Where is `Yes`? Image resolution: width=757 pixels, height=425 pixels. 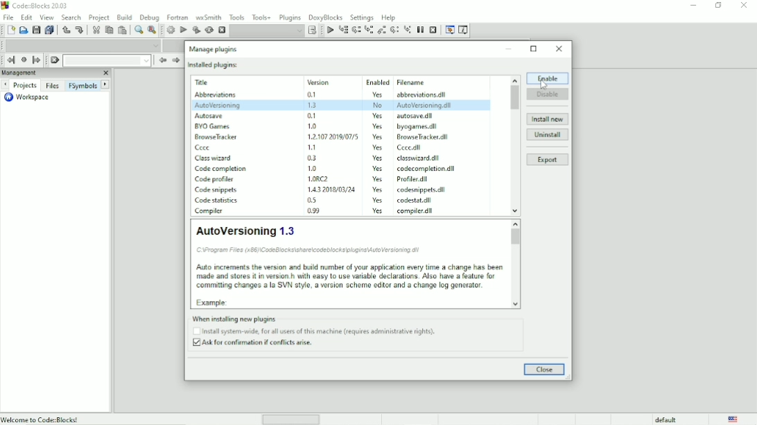
Yes is located at coordinates (377, 94).